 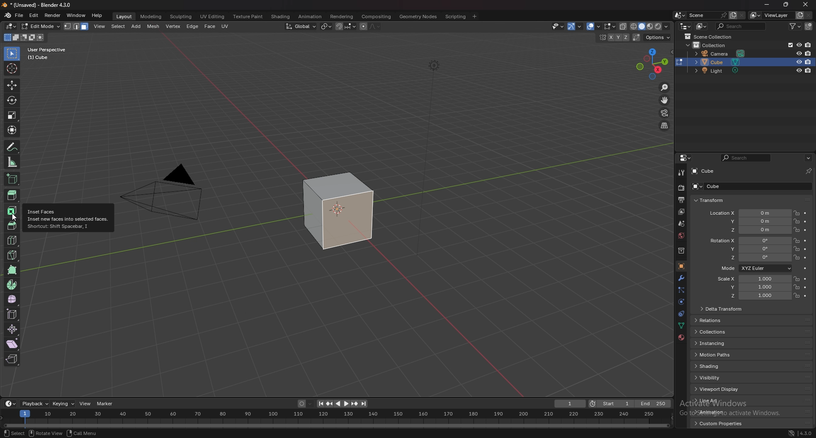 What do you see at coordinates (805, 250) in the screenshot?
I see `animate property` at bounding box center [805, 250].